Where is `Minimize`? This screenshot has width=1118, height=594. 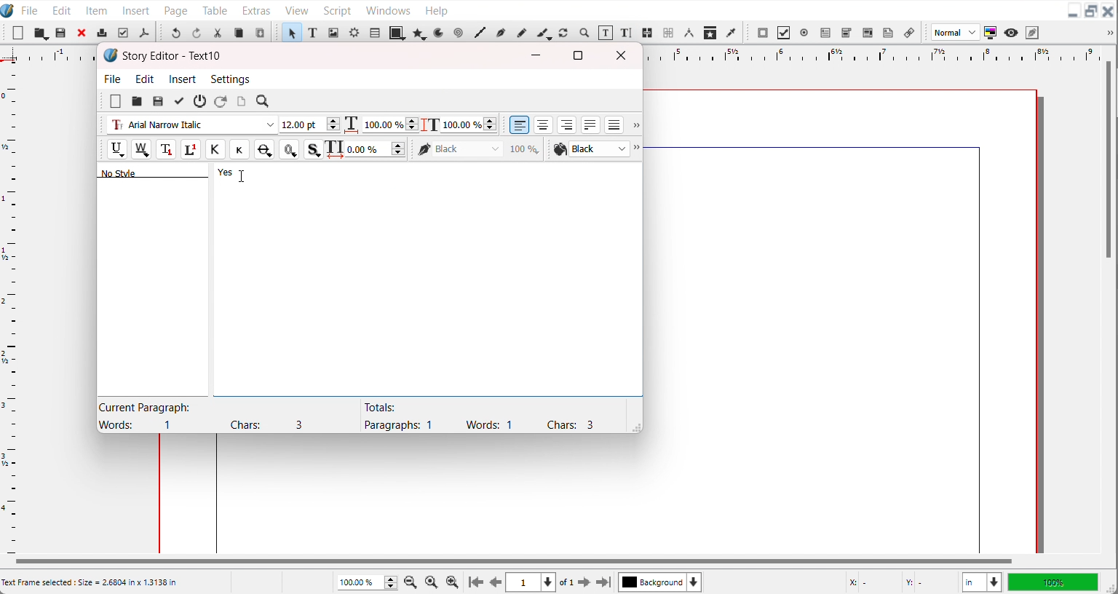
Minimize is located at coordinates (536, 55).